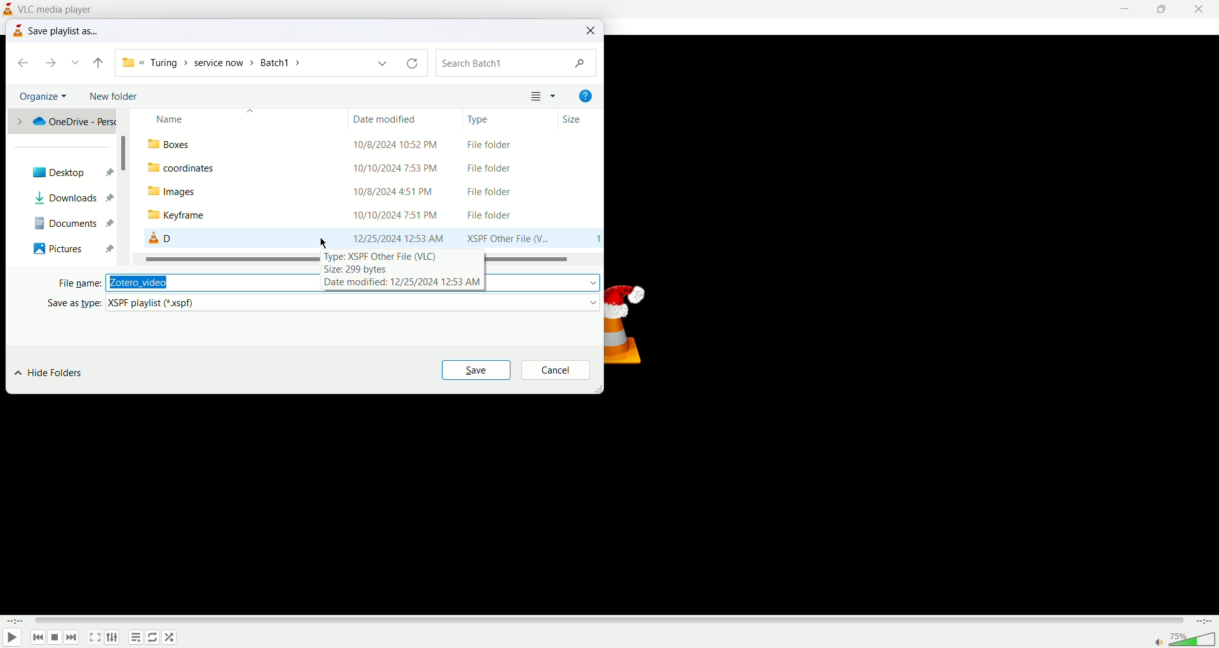 Image resolution: width=1219 pixels, height=648 pixels. What do you see at coordinates (573, 119) in the screenshot?
I see `size` at bounding box center [573, 119].